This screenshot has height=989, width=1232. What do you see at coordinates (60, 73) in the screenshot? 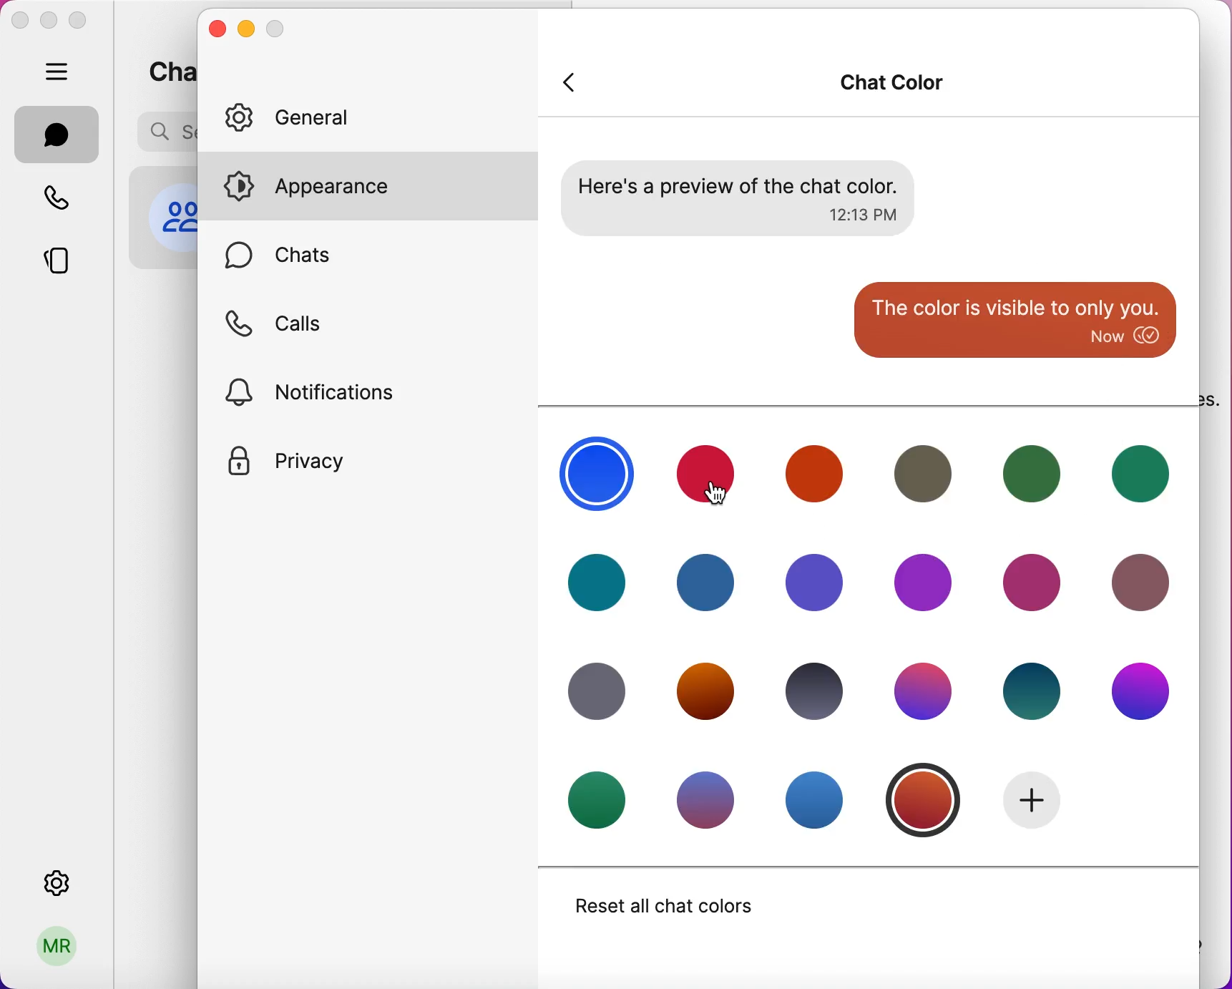
I see `hide bar` at bounding box center [60, 73].